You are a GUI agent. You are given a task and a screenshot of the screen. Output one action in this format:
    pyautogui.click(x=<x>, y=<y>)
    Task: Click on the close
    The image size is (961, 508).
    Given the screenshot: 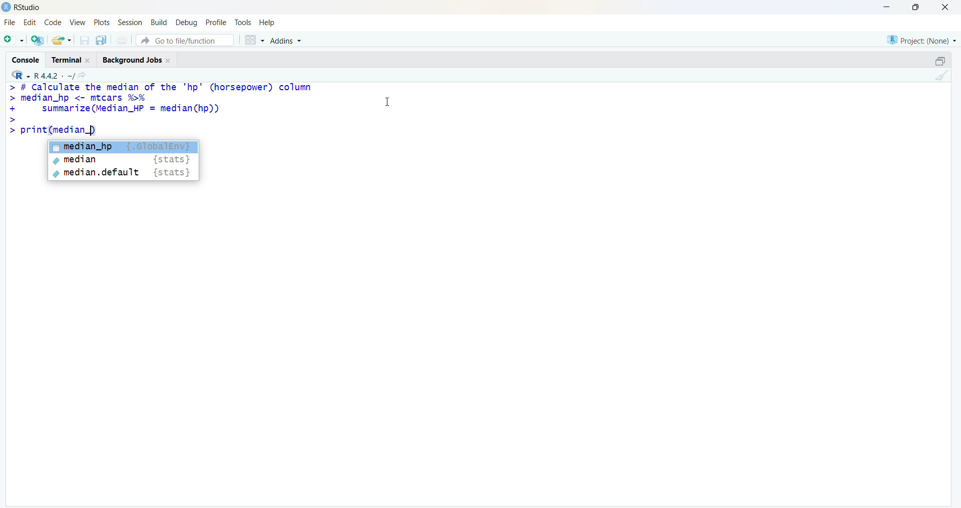 What is the action you would take?
    pyautogui.click(x=945, y=7)
    